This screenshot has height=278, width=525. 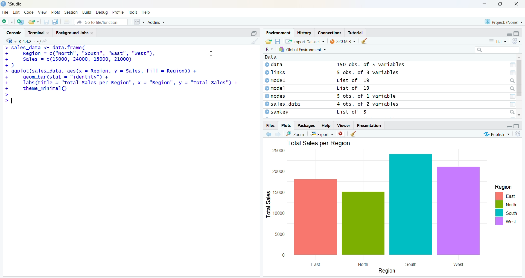 I want to click on Viewer, so click(x=342, y=126).